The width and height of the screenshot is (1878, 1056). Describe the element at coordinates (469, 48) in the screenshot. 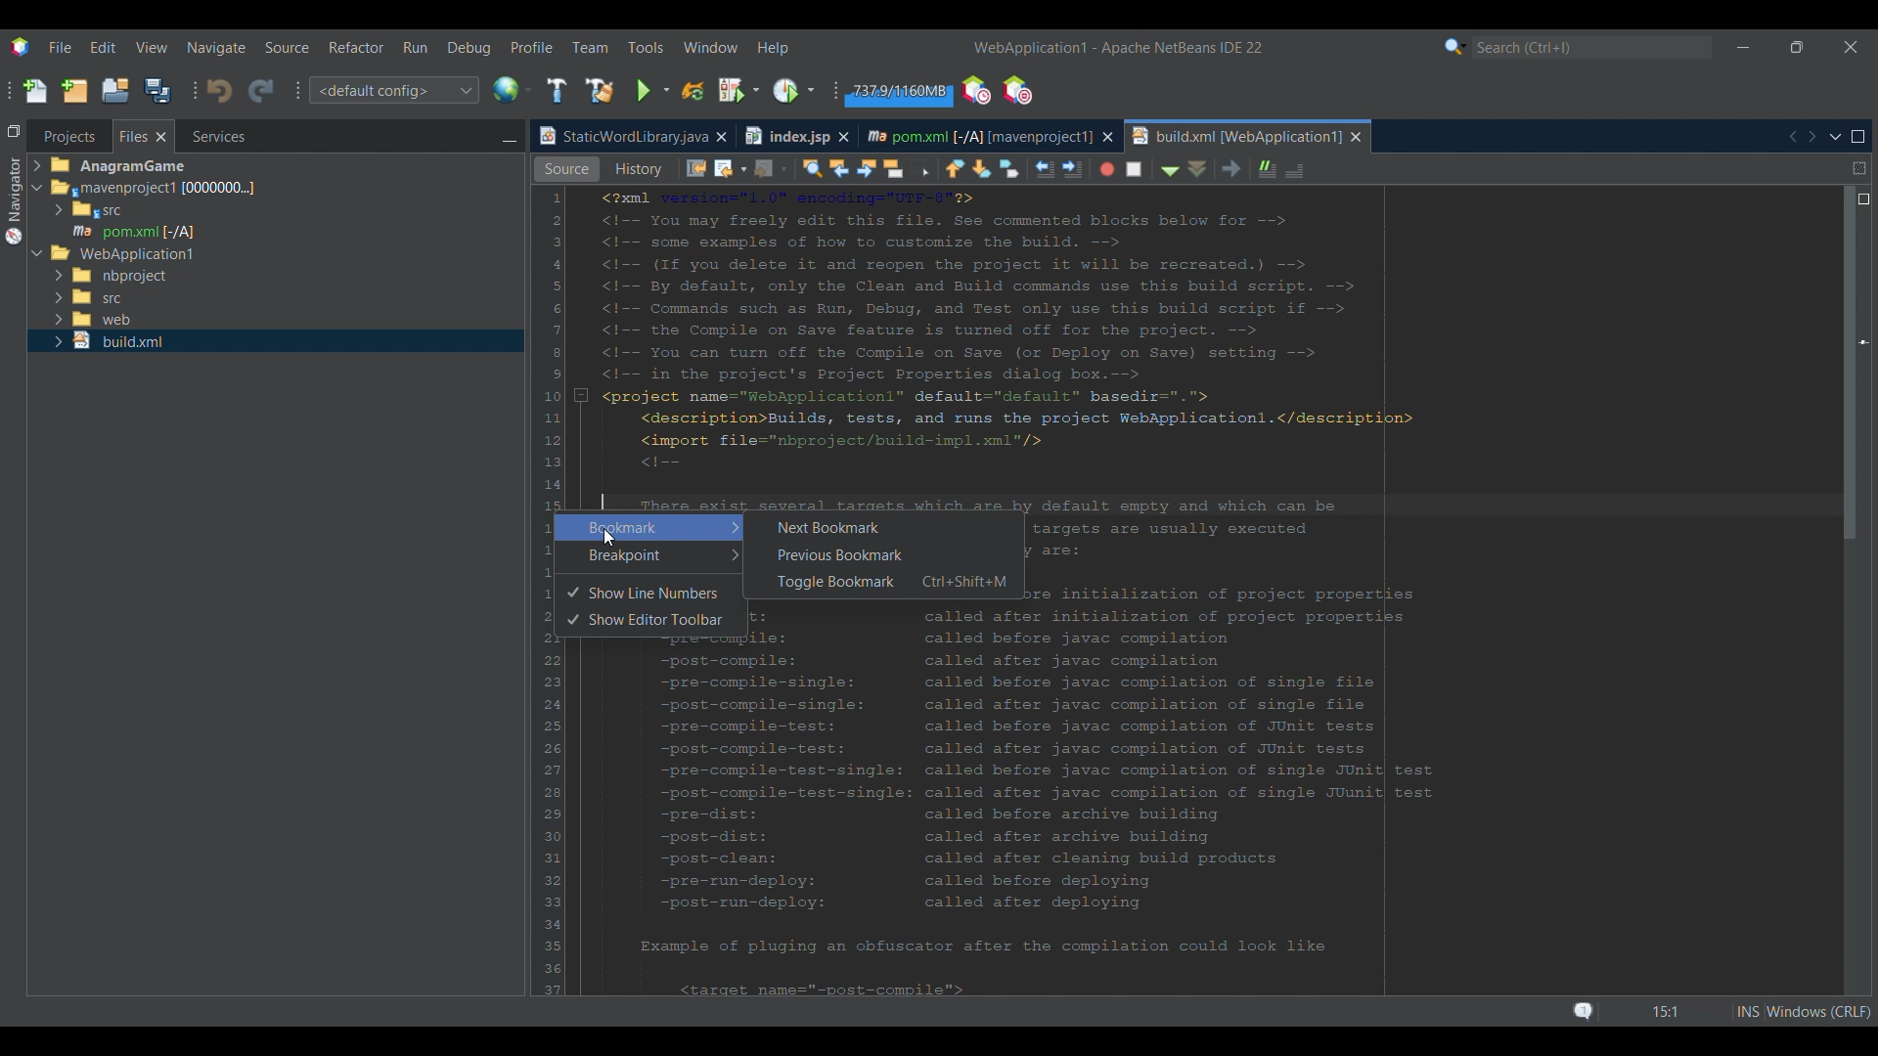

I see `Debug menu` at that location.